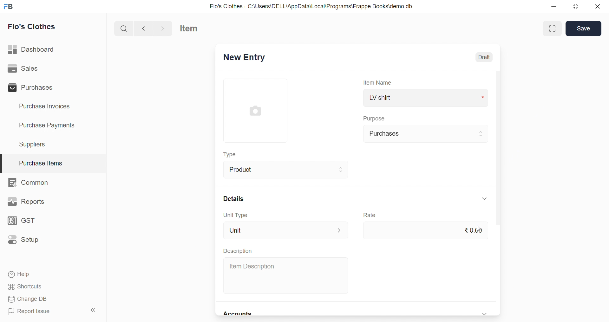 This screenshot has height=322, width=609. What do you see at coordinates (50, 299) in the screenshot?
I see `Change DB` at bounding box center [50, 299].